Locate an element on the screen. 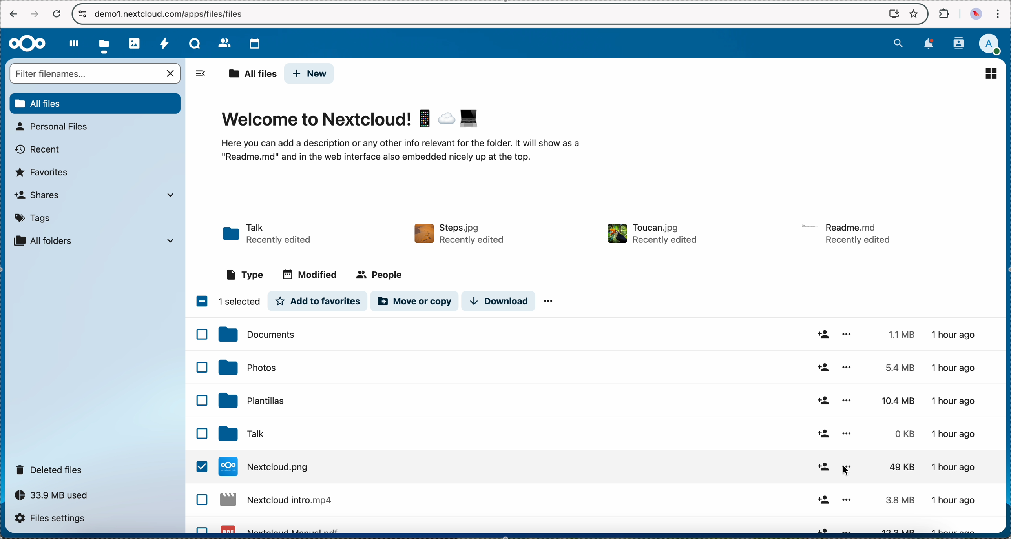  file is located at coordinates (461, 234).